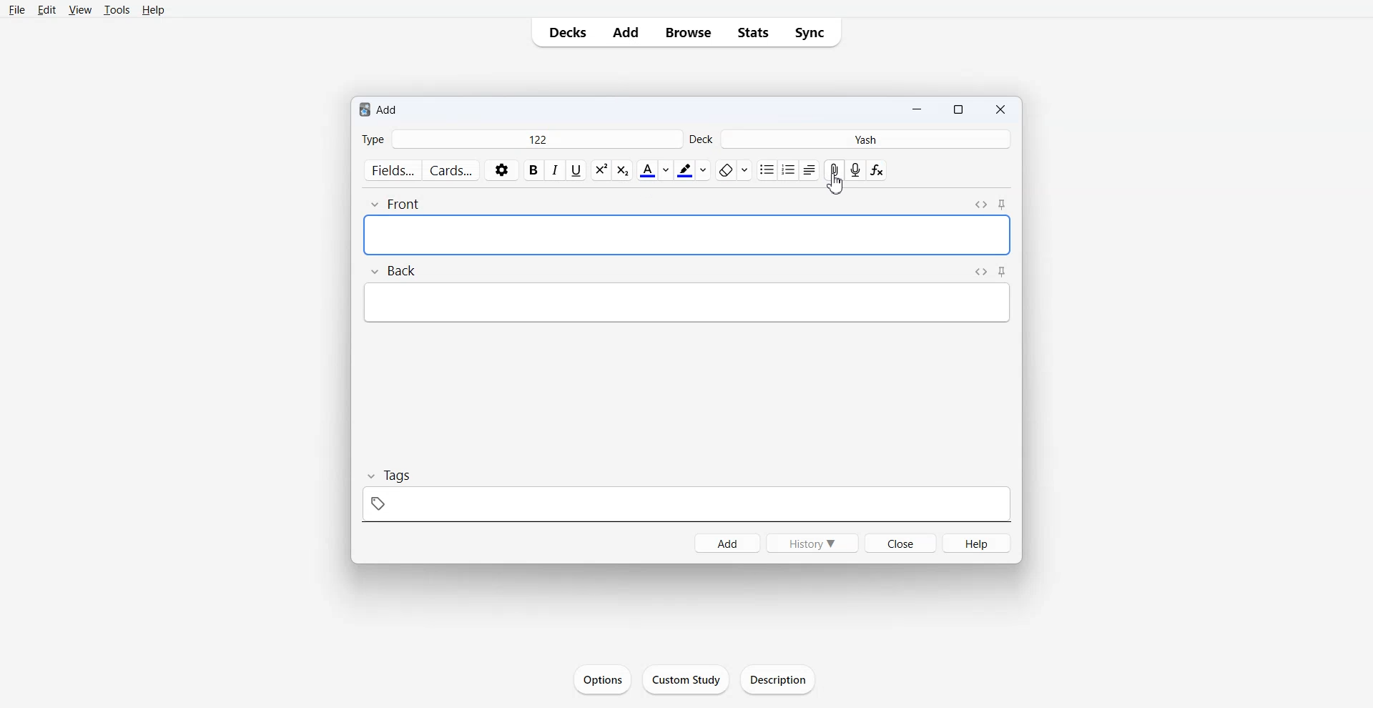 Image resolution: width=1373 pixels, height=708 pixels. Describe the element at coordinates (692, 170) in the screenshot. I see `Highlight text color` at that location.